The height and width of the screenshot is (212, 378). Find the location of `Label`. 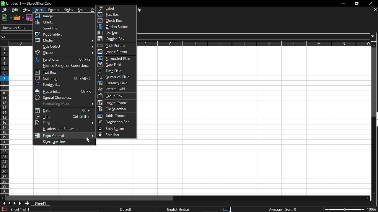

Label is located at coordinates (116, 8).